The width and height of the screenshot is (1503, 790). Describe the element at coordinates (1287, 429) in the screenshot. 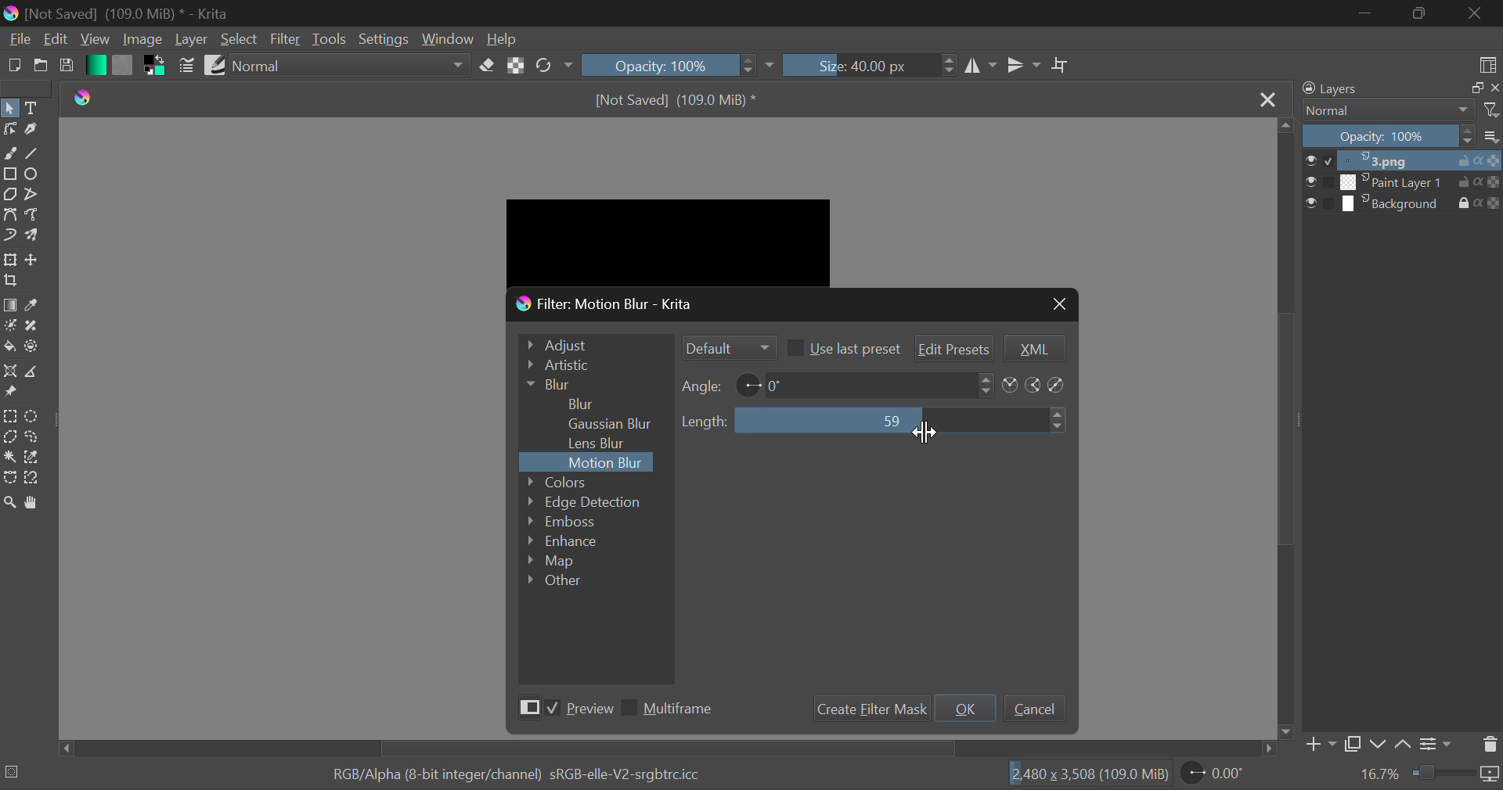

I see `Scroll Bar` at that location.